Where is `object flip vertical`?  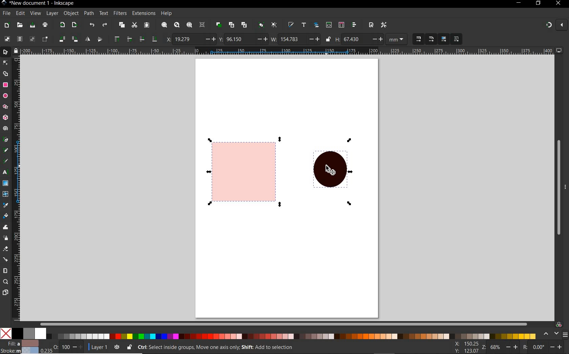 object flip vertical is located at coordinates (100, 38).